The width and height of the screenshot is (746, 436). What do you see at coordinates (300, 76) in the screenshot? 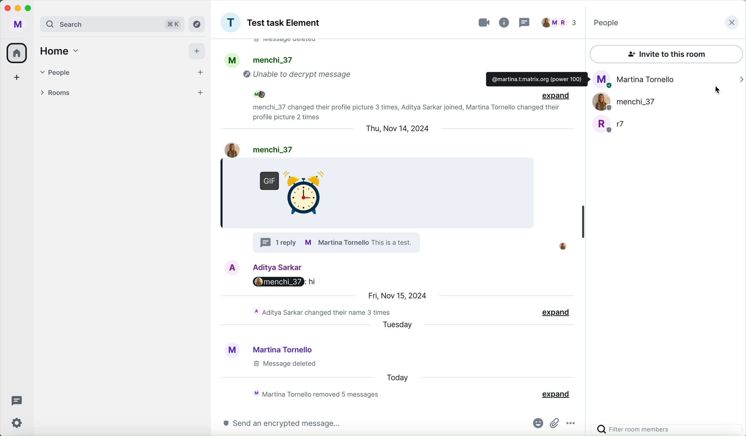
I see `unable to decrypt message` at bounding box center [300, 76].